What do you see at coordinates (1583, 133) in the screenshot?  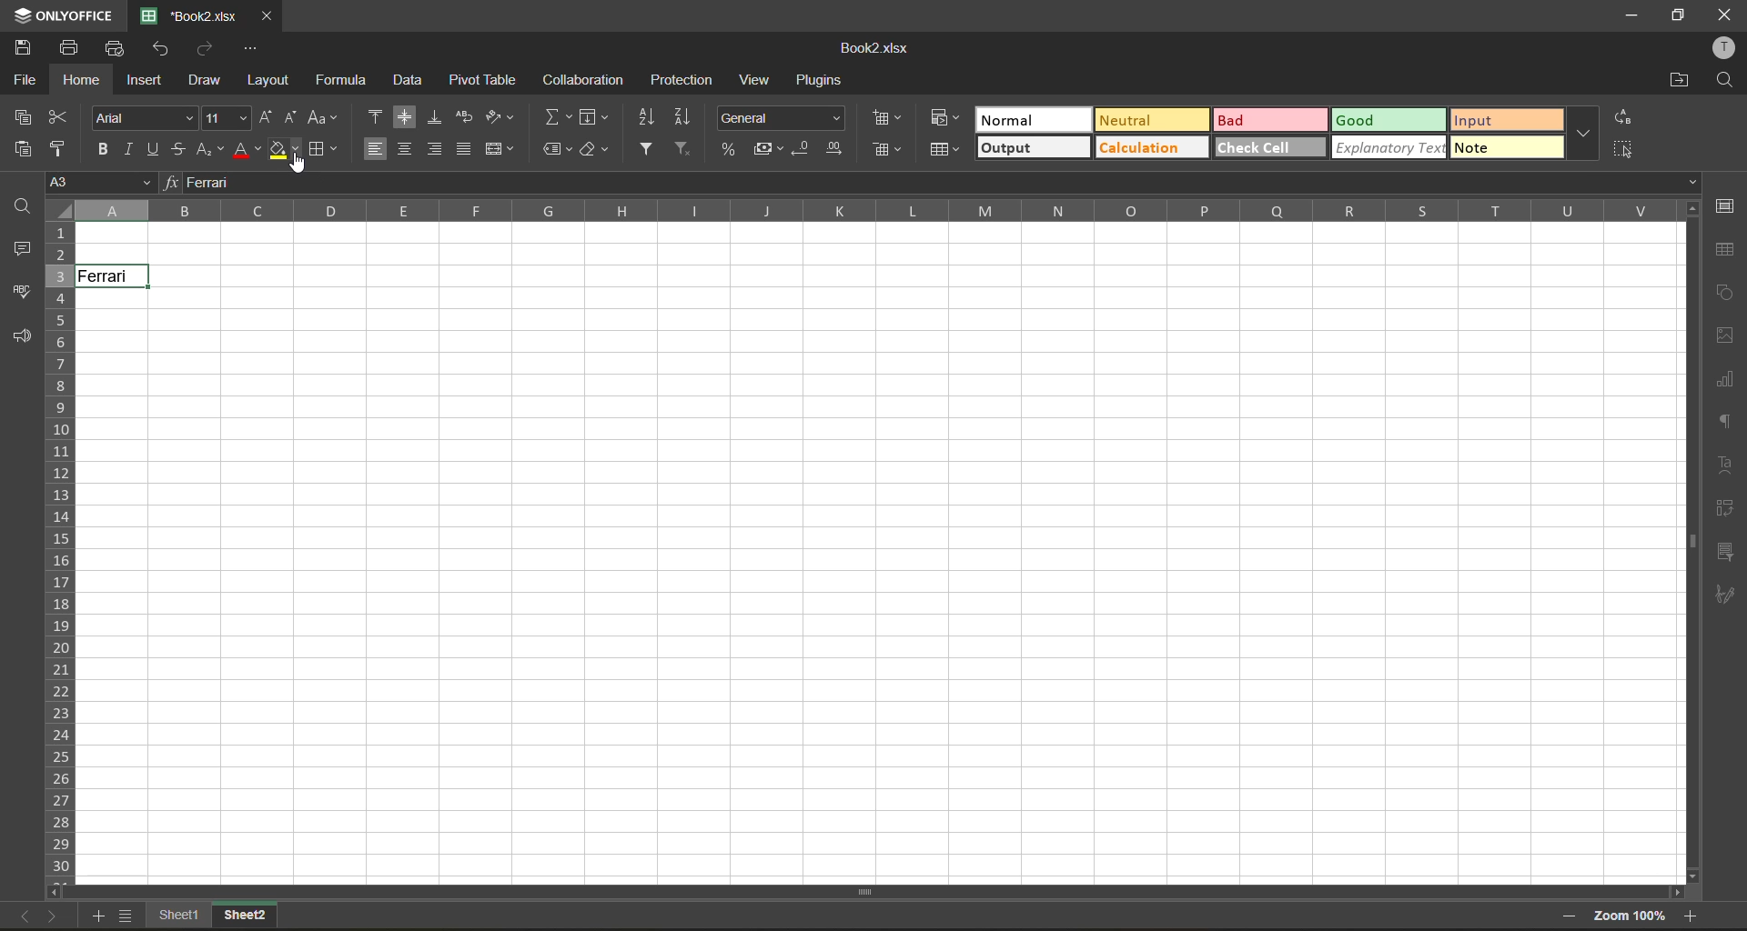 I see `more options` at bounding box center [1583, 133].